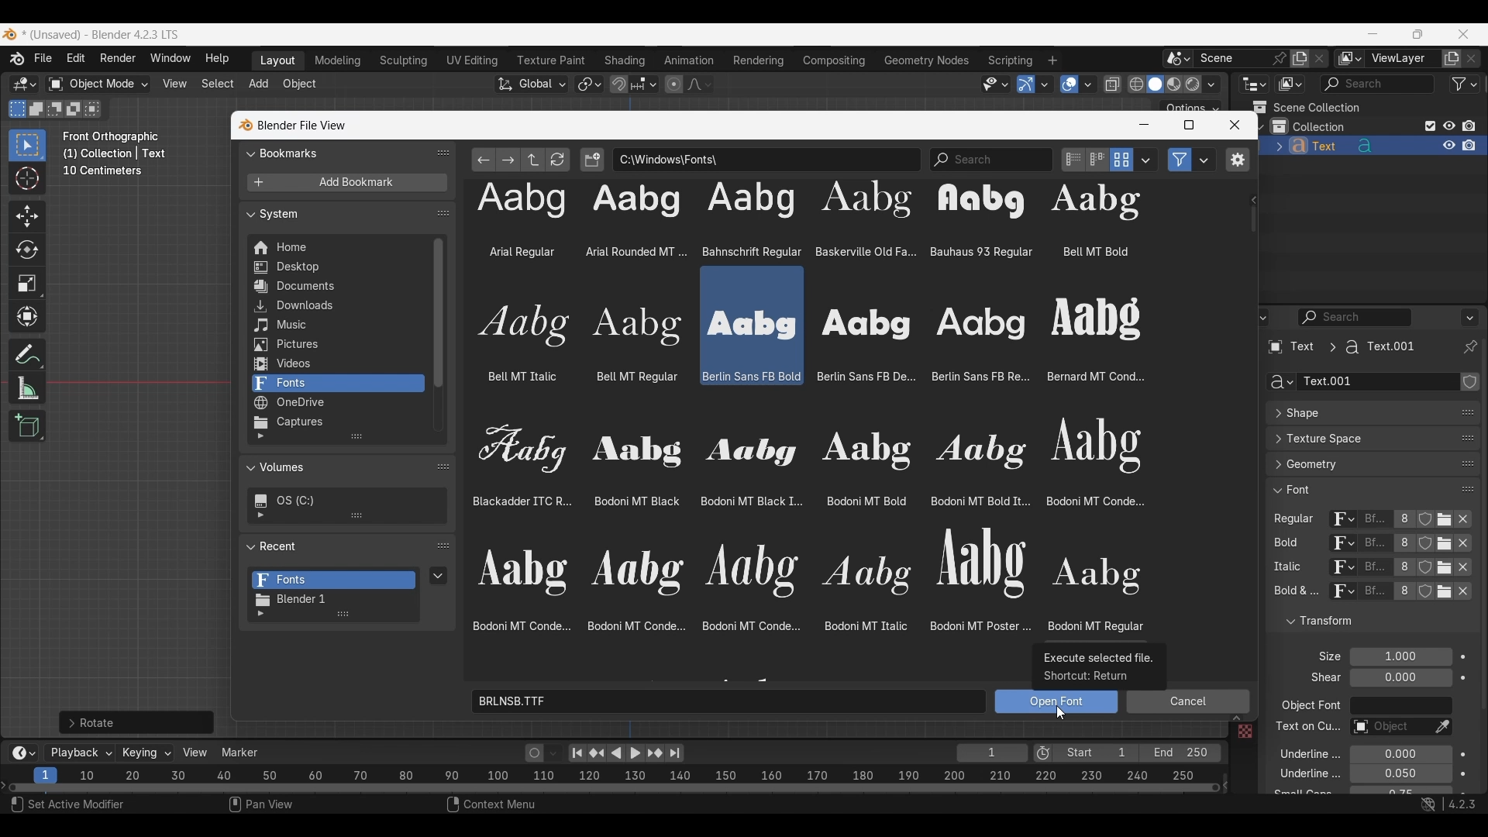 Image resolution: width=1488 pixels, height=837 pixels. Describe the element at coordinates (443, 213) in the screenshot. I see `Change order in list` at that location.